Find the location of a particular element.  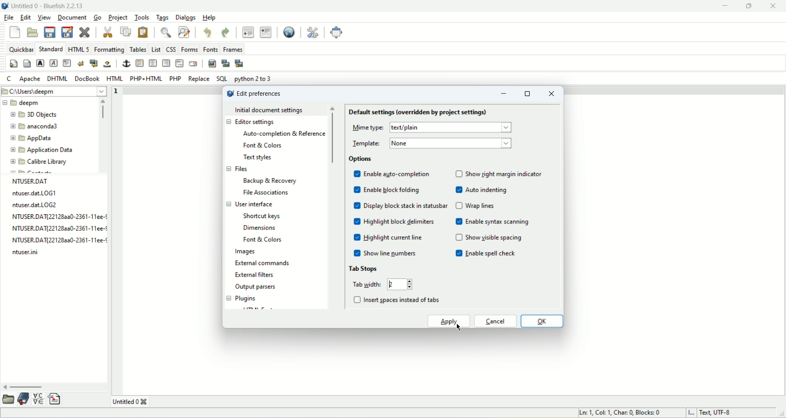

HTML is located at coordinates (114, 79).